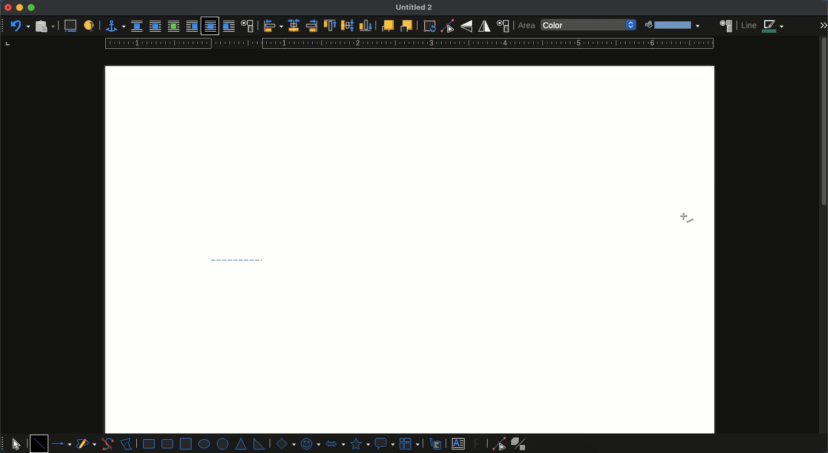 This screenshot has height=453, width=828. Describe the element at coordinates (238, 258) in the screenshot. I see `dashed` at that location.